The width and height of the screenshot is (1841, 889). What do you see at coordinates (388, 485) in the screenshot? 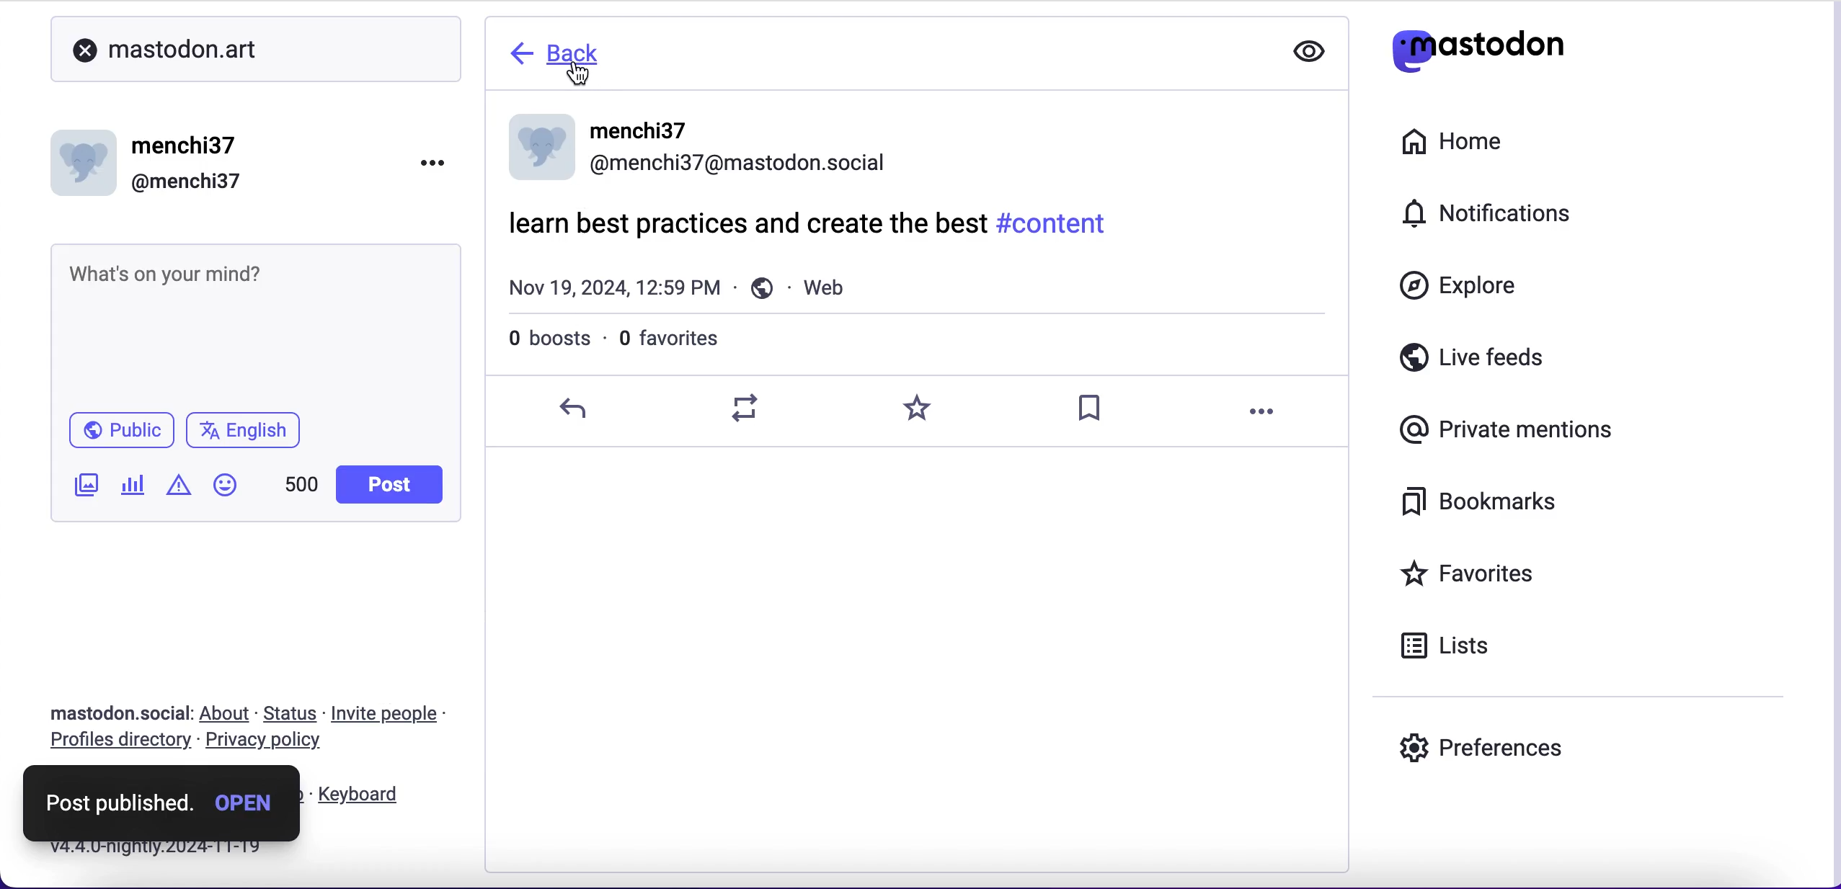
I see `post` at bounding box center [388, 485].